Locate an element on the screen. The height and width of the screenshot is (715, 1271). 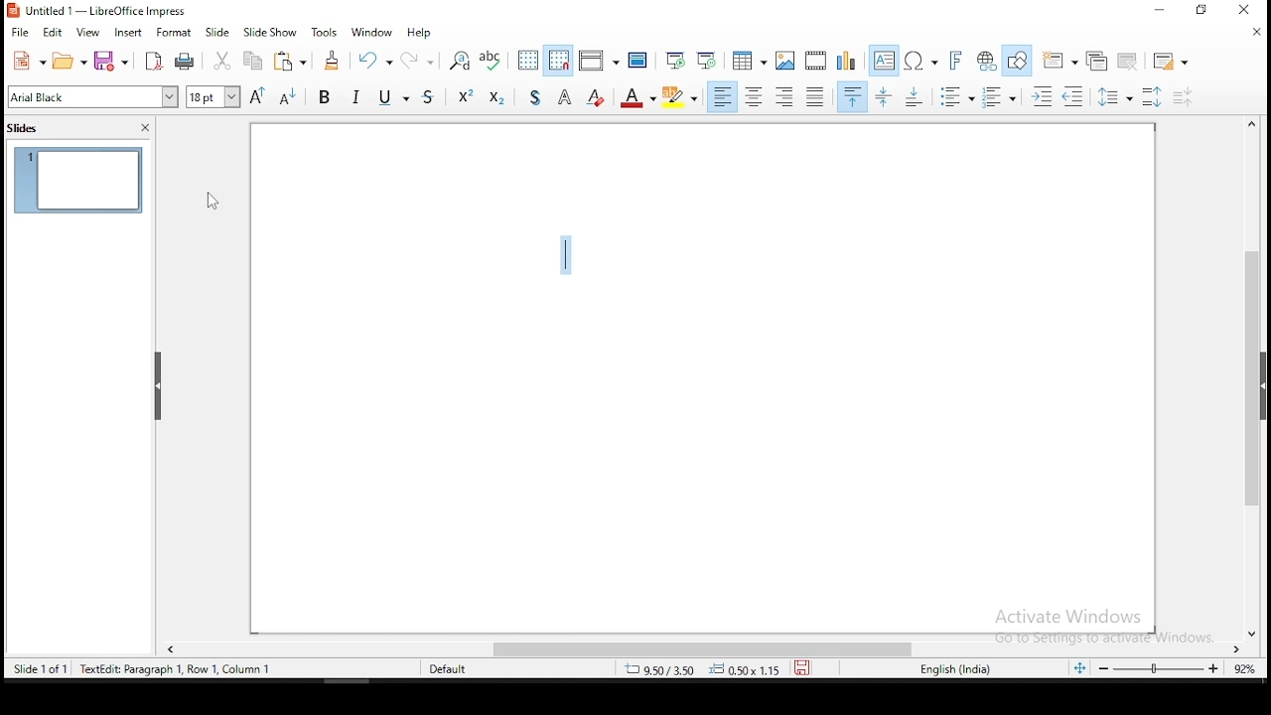
insert is located at coordinates (127, 34).